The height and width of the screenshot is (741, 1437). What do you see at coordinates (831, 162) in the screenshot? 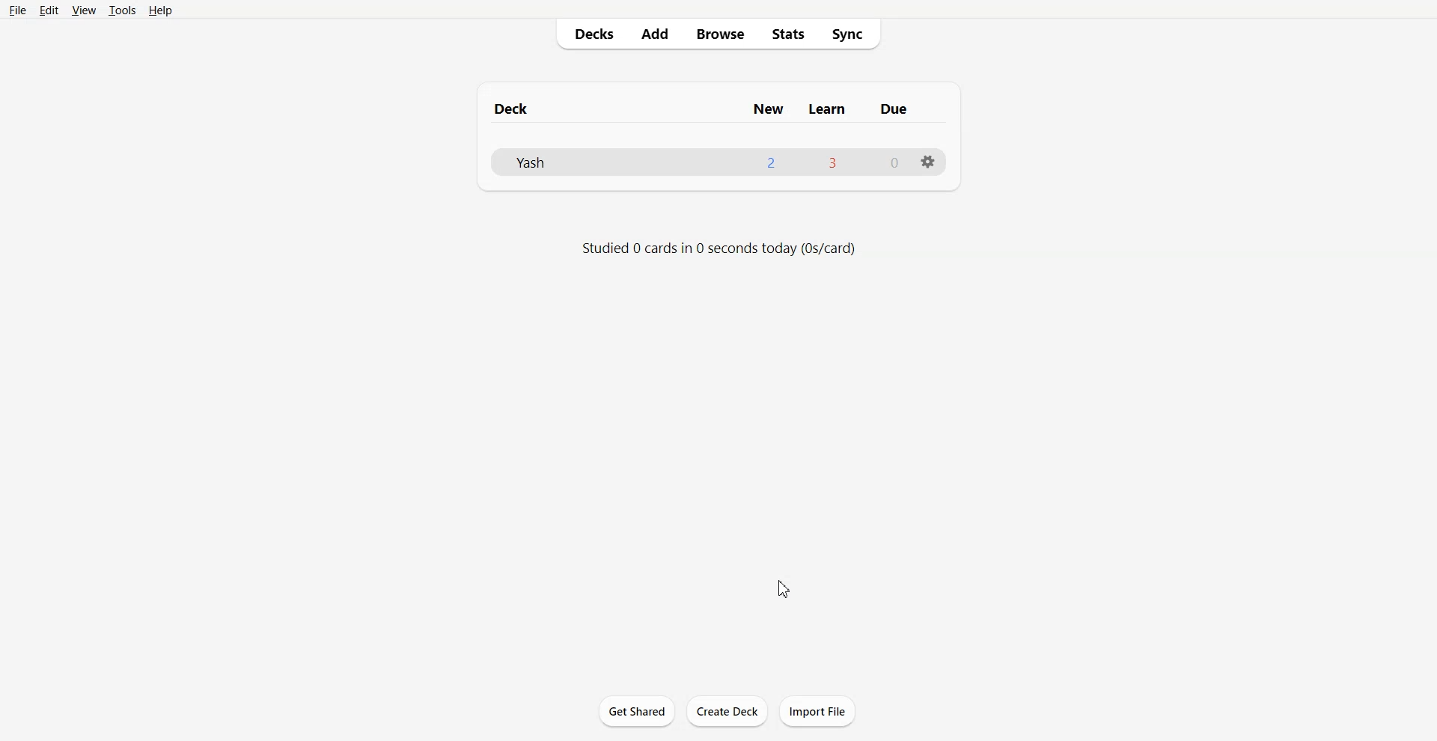
I see `3` at bounding box center [831, 162].